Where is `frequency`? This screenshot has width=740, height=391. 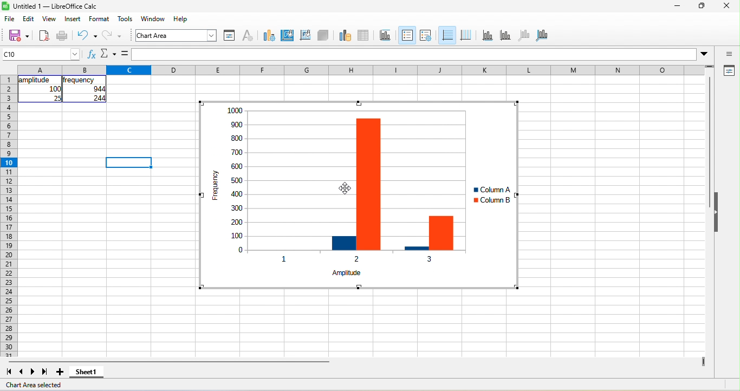
frequency is located at coordinates (79, 80).